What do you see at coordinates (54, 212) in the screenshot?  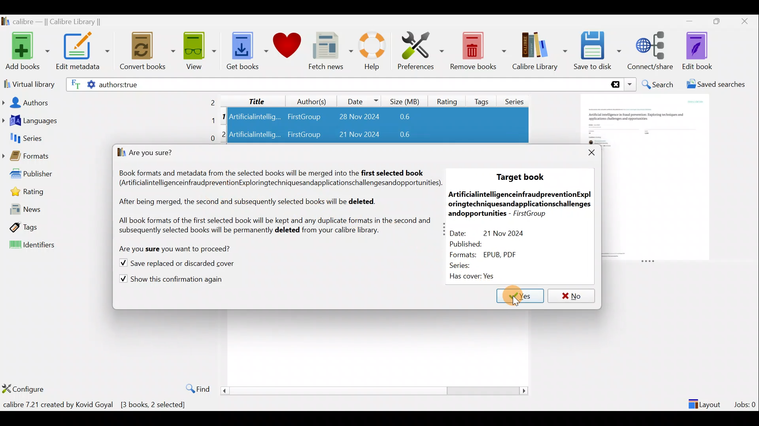 I see `News` at bounding box center [54, 212].